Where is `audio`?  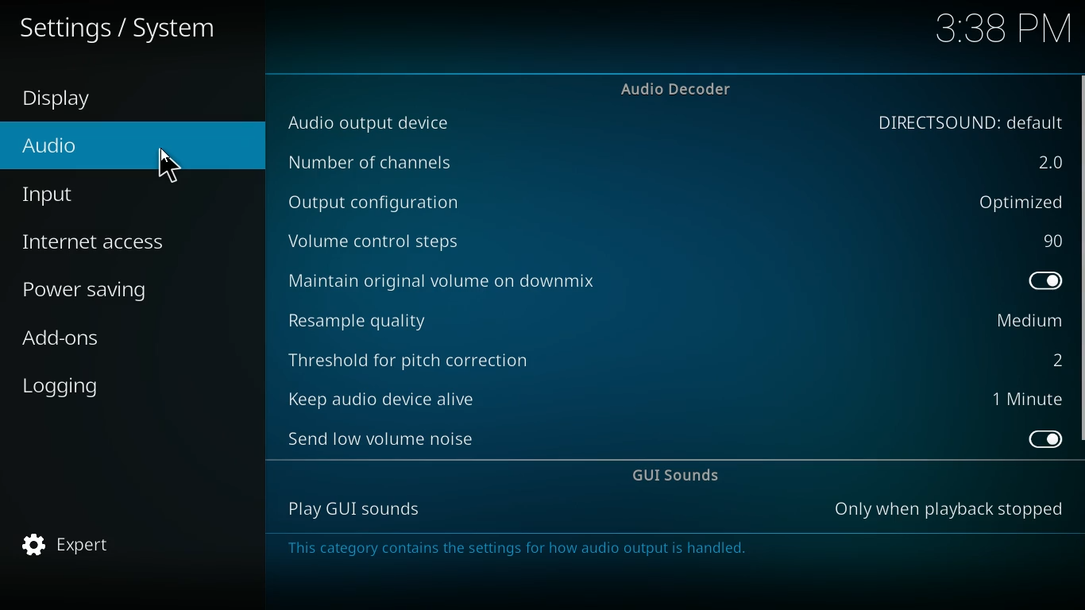
audio is located at coordinates (102, 151).